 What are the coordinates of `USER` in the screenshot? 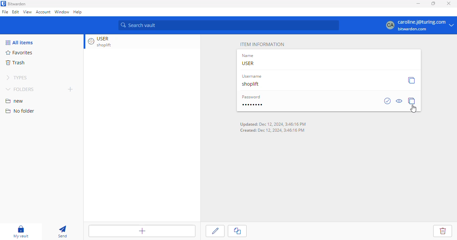 It's located at (248, 63).